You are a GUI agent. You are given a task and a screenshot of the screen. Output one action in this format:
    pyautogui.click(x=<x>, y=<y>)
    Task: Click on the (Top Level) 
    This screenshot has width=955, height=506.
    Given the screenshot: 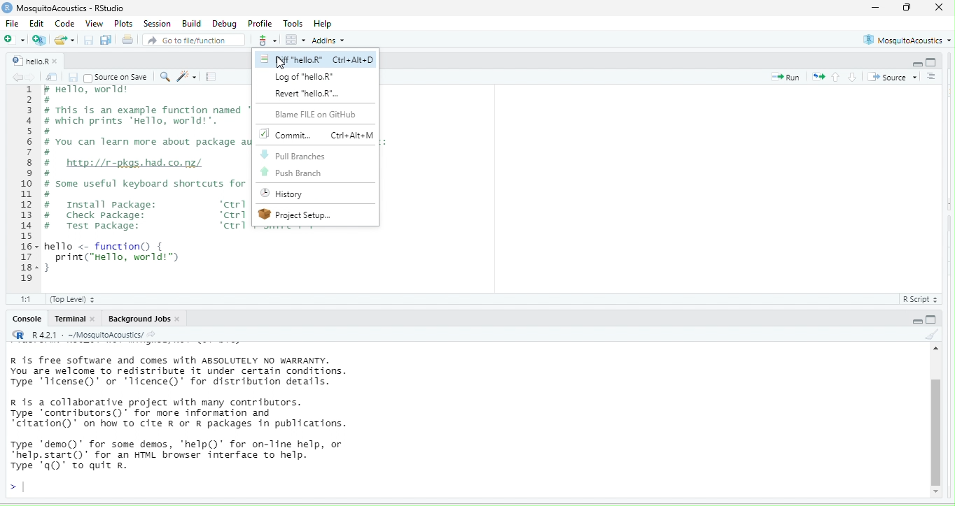 What is the action you would take?
    pyautogui.click(x=74, y=301)
    